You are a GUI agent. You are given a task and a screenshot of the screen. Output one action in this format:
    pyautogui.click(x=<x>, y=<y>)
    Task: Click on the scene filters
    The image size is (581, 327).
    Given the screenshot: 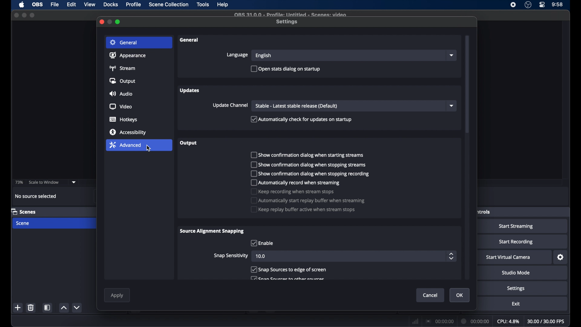 What is the action you would take?
    pyautogui.click(x=48, y=307)
    